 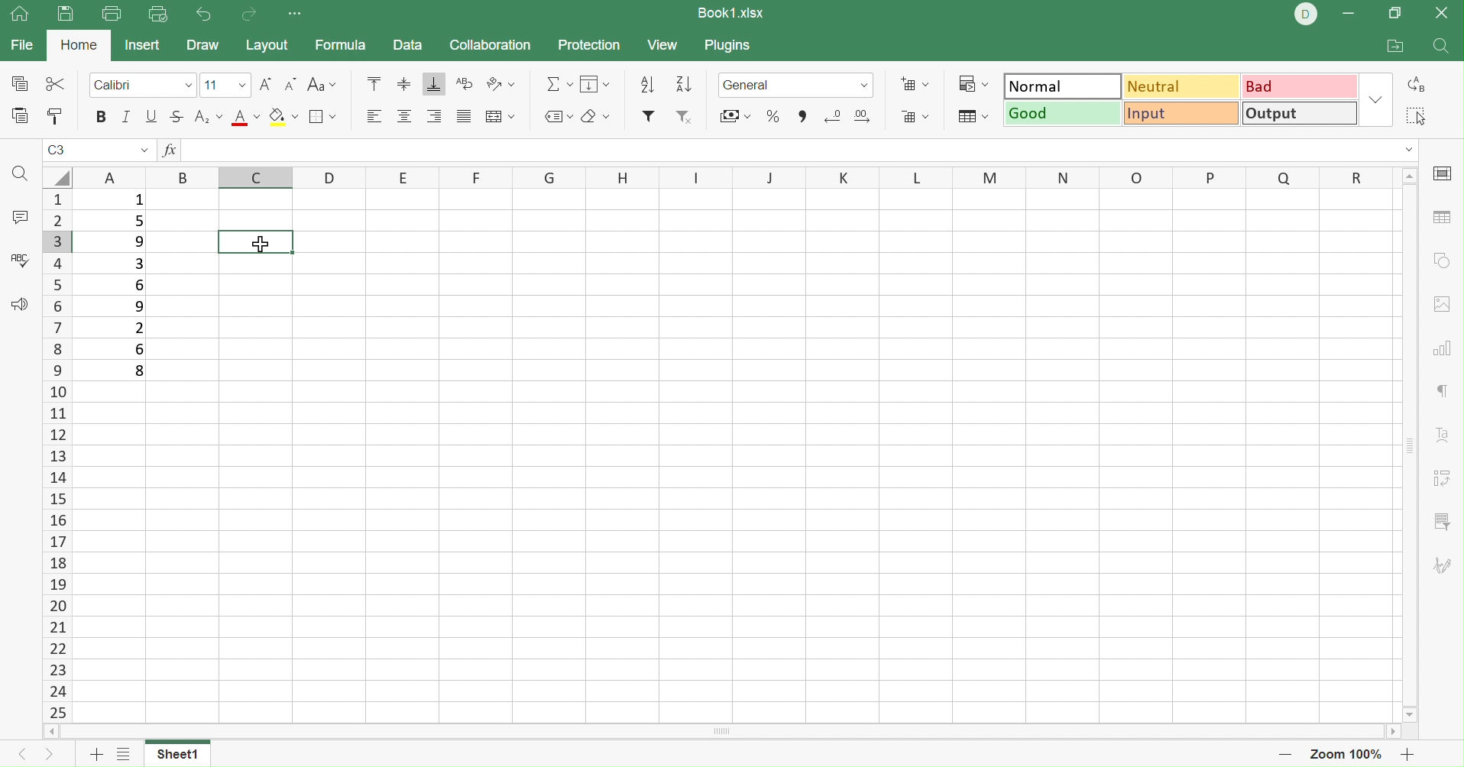 What do you see at coordinates (144, 150) in the screenshot?
I see `Drop down` at bounding box center [144, 150].